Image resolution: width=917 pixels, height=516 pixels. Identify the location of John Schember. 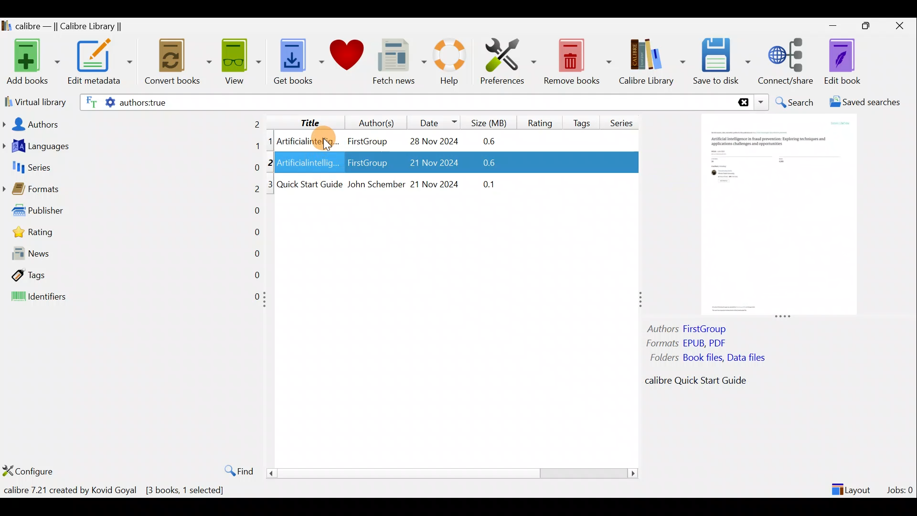
(375, 185).